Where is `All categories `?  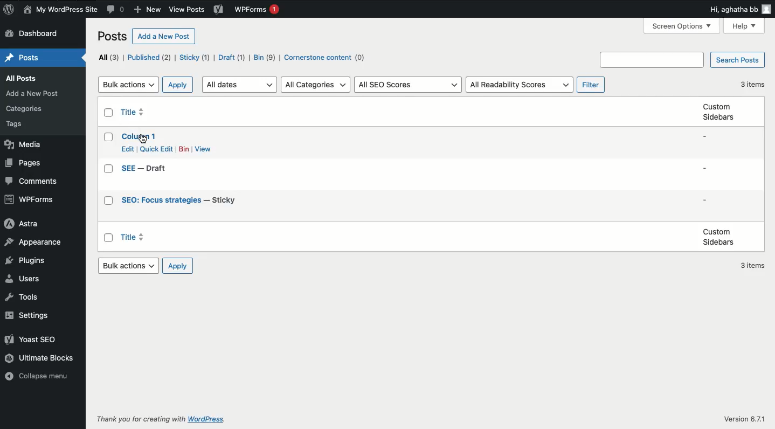 All categories  is located at coordinates (316, 85).